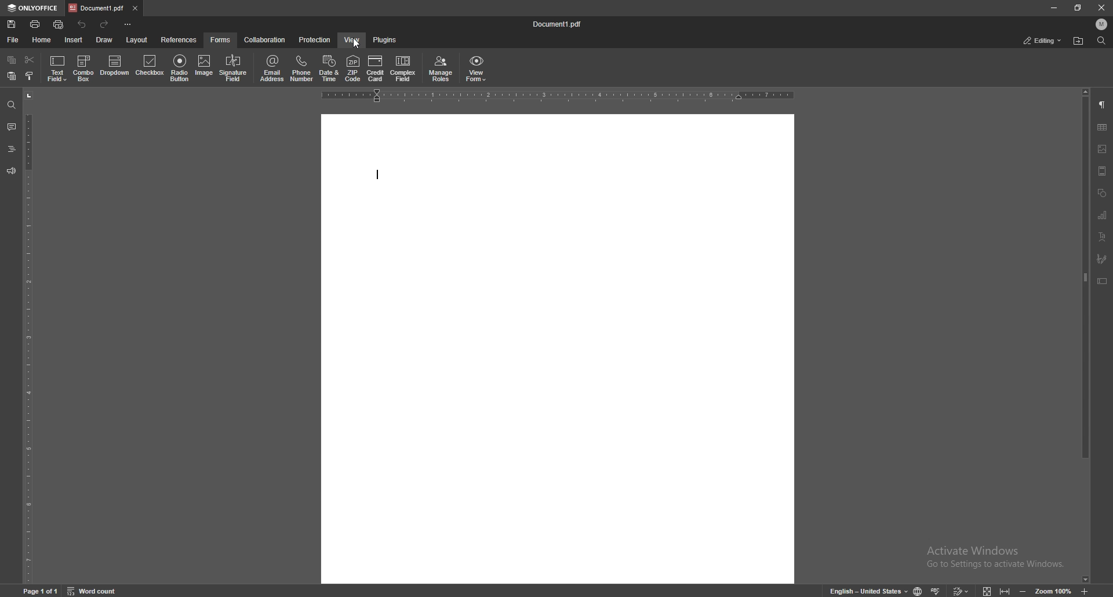 The height and width of the screenshot is (597, 1113). Describe the element at coordinates (1103, 106) in the screenshot. I see `paragraph` at that location.